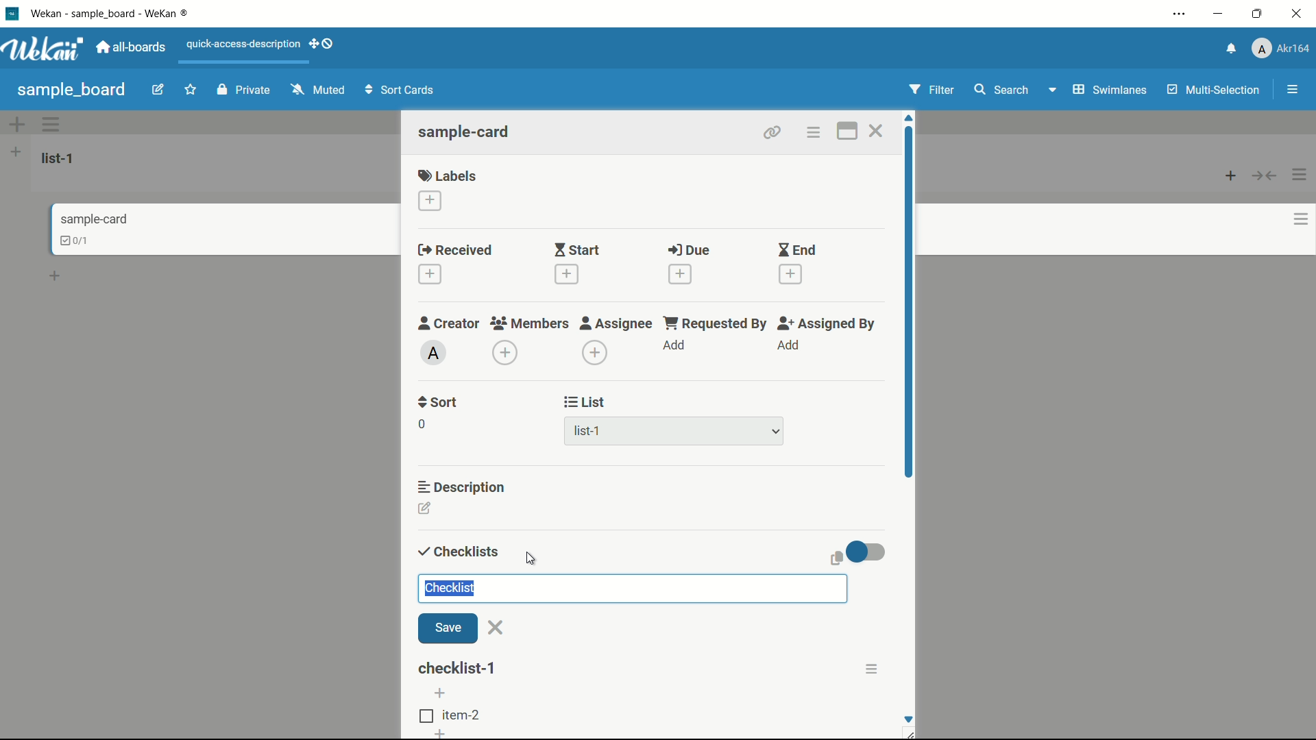 This screenshot has width=1316, height=740. Describe the element at coordinates (528, 324) in the screenshot. I see `members` at that location.